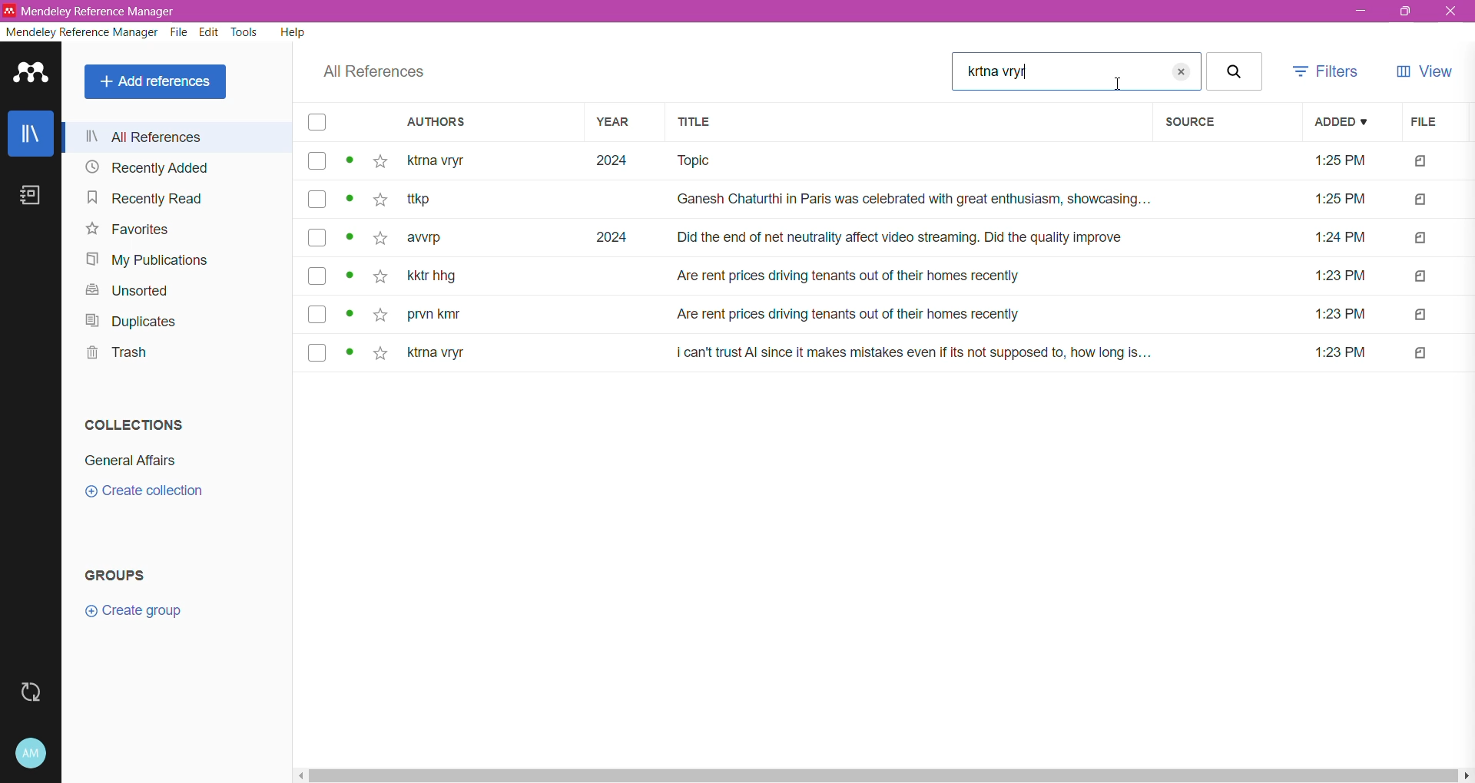  What do you see at coordinates (379, 279) in the screenshot?
I see `click here to add to favourites` at bounding box center [379, 279].